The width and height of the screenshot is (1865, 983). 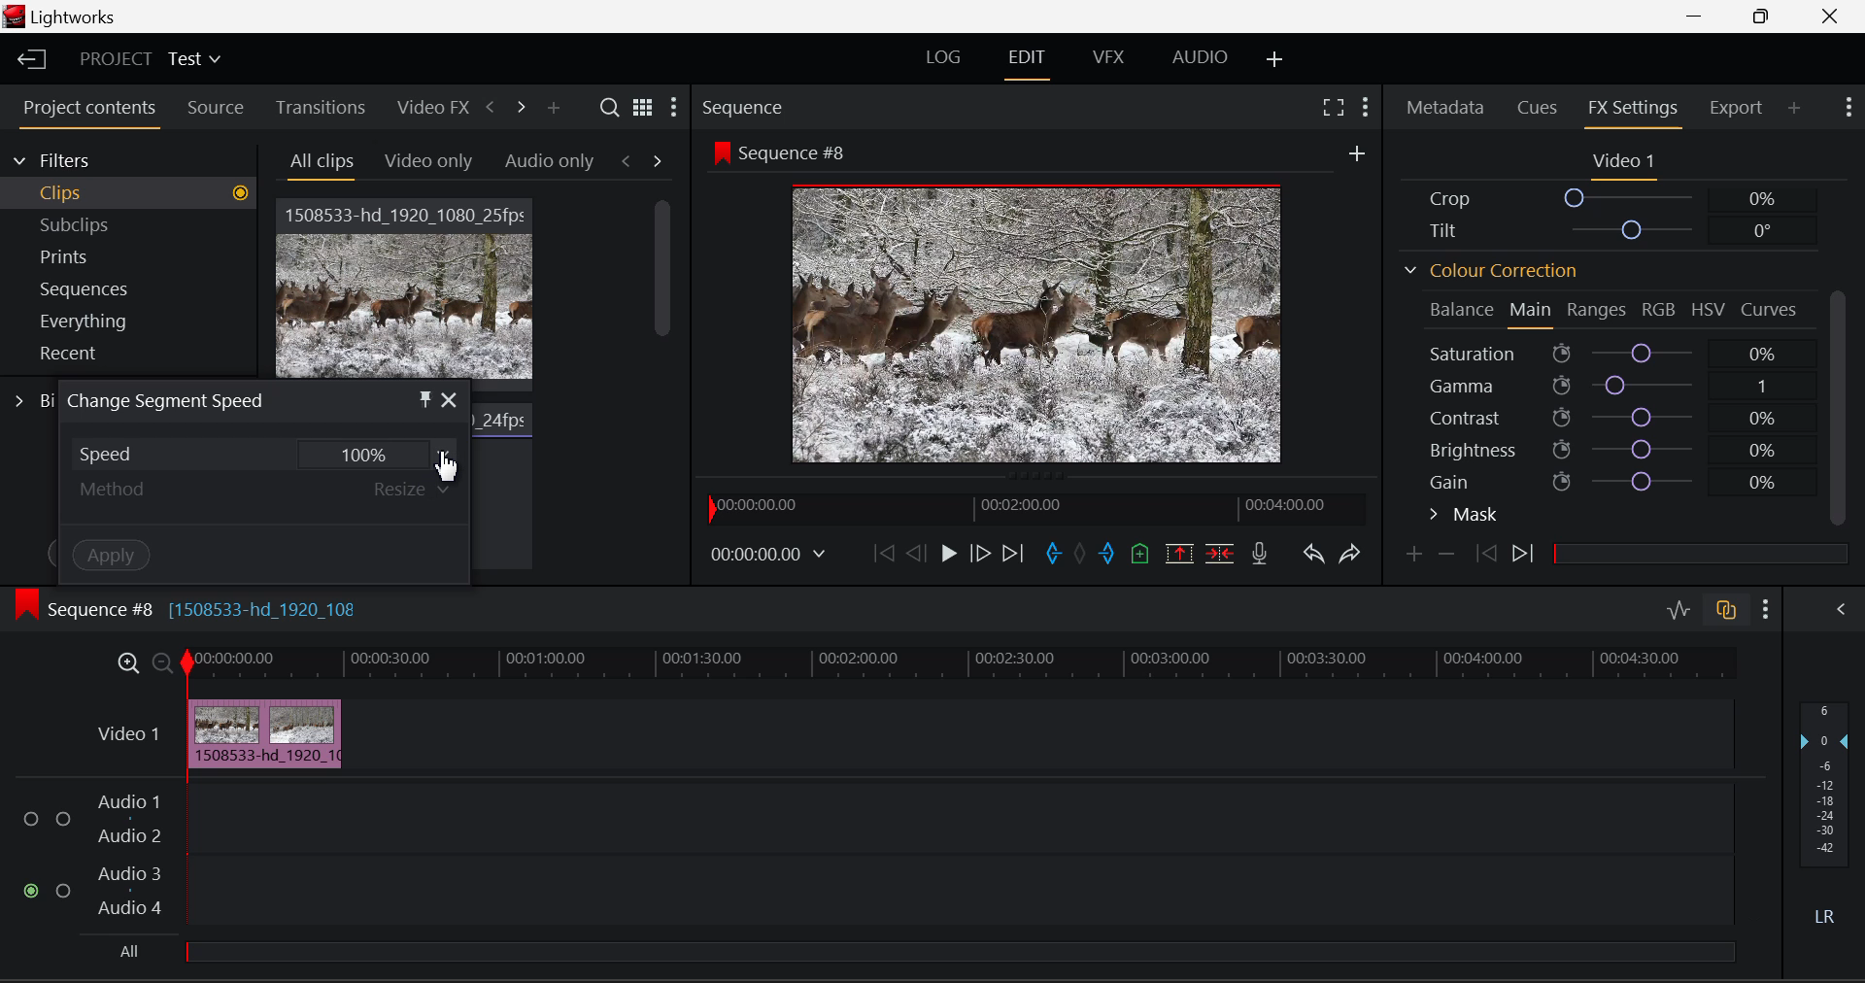 I want to click on Audio Input Field, so click(x=957, y=891).